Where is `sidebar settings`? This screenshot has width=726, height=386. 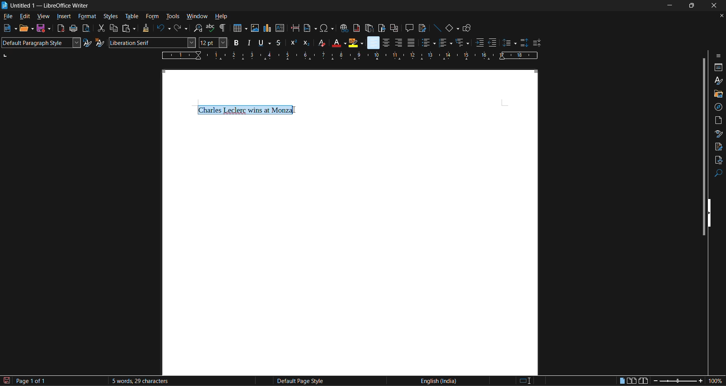 sidebar settings is located at coordinates (719, 56).